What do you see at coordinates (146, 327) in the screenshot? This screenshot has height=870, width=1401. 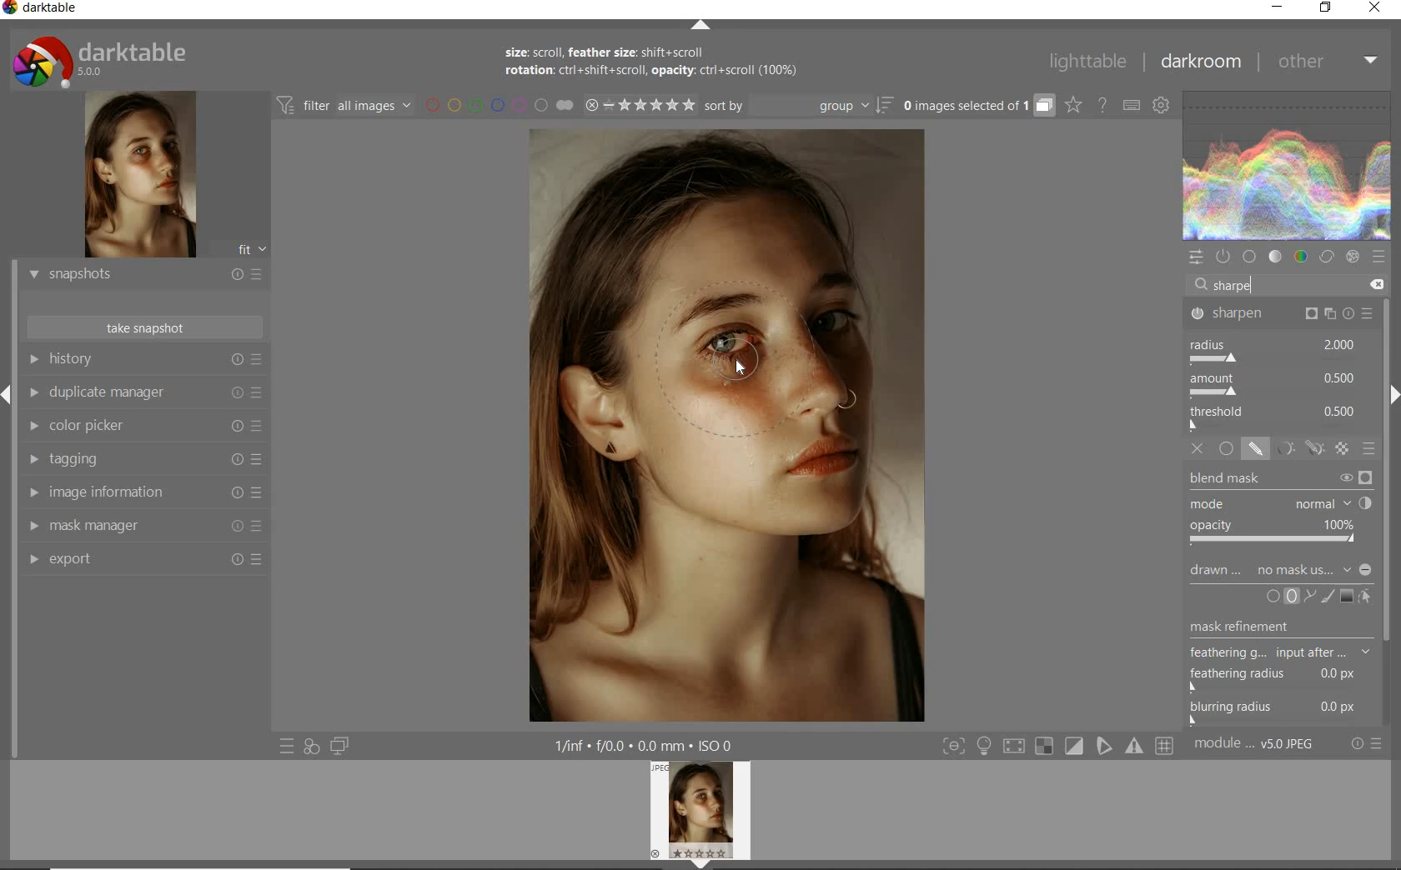 I see `take snapshots` at bounding box center [146, 327].